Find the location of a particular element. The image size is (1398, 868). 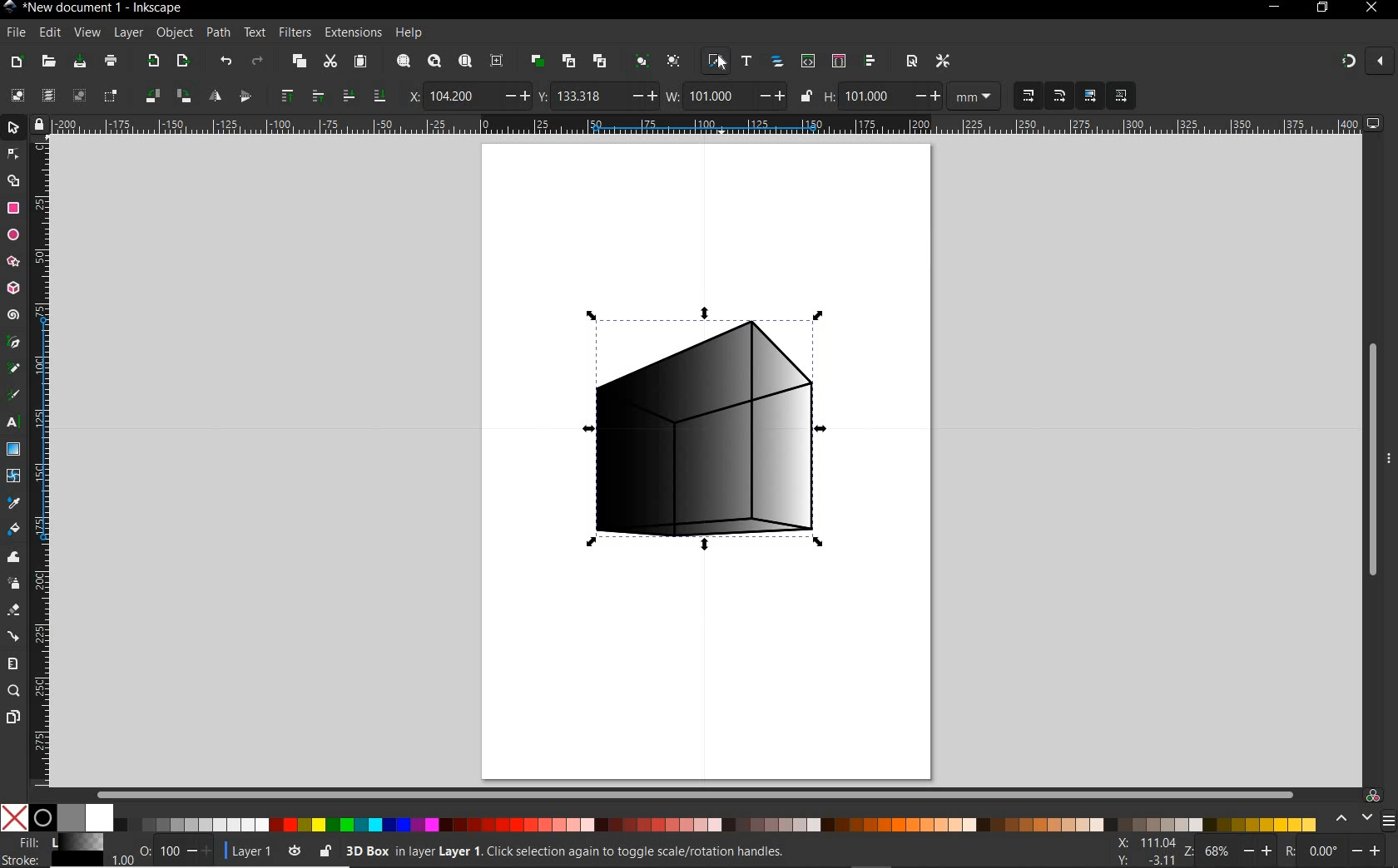

UNLINK CLONE is located at coordinates (602, 60).